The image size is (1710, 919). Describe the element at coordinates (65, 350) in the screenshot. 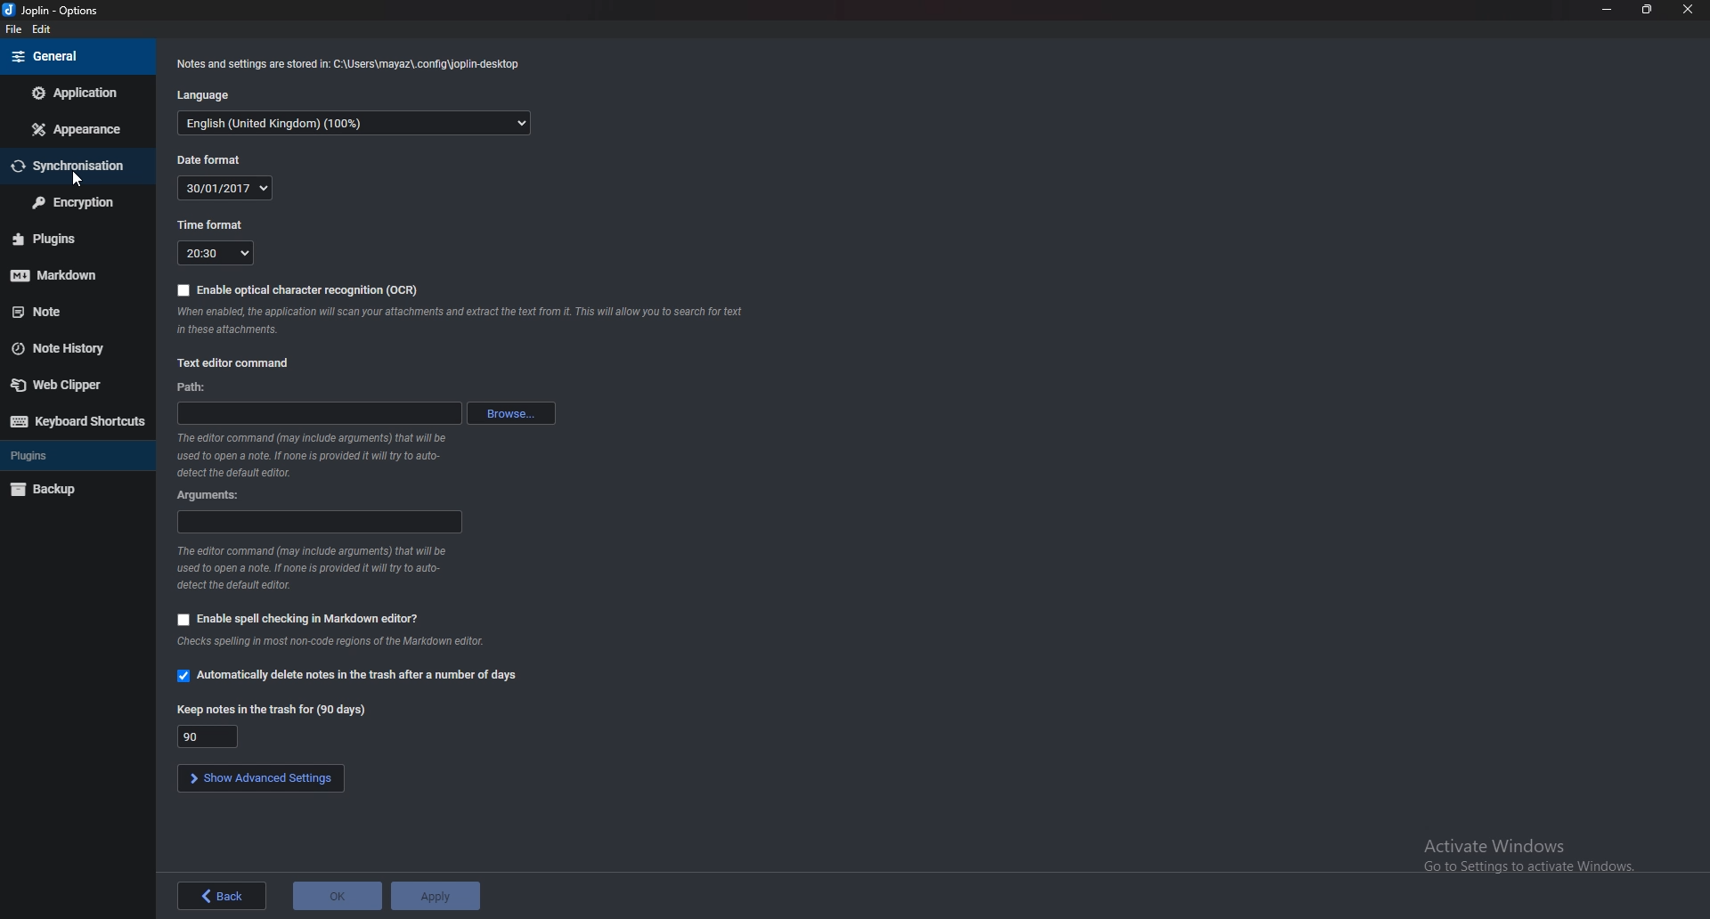

I see `note history` at that location.